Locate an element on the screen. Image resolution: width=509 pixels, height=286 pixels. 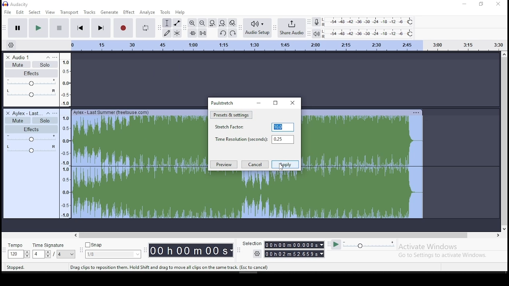
playback meter is located at coordinates (368, 34).